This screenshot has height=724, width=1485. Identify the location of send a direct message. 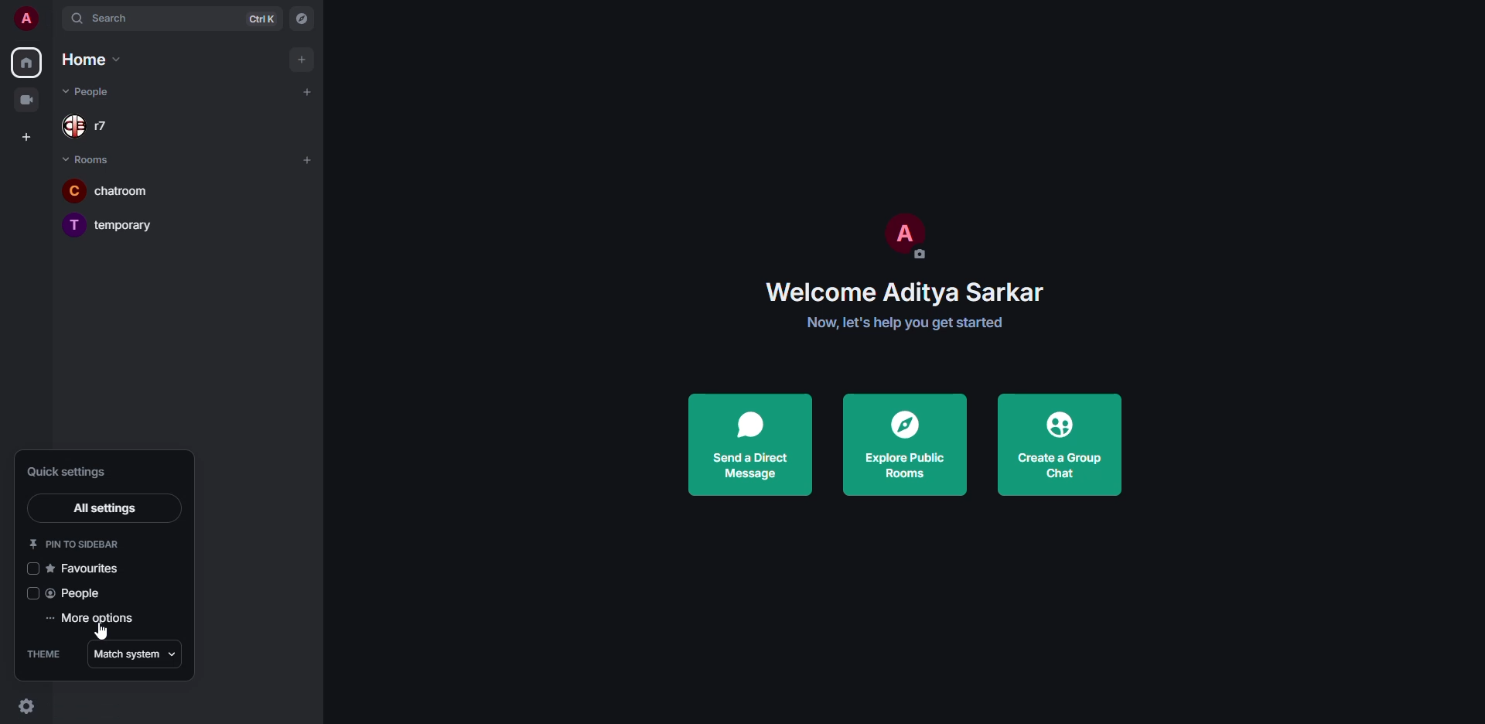
(752, 446).